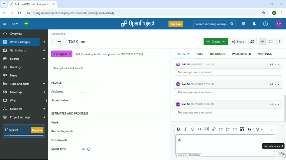  I want to click on #41: Created by Kas M. Last updated on 11/27/2024 1:05 PM, so click(109, 54).